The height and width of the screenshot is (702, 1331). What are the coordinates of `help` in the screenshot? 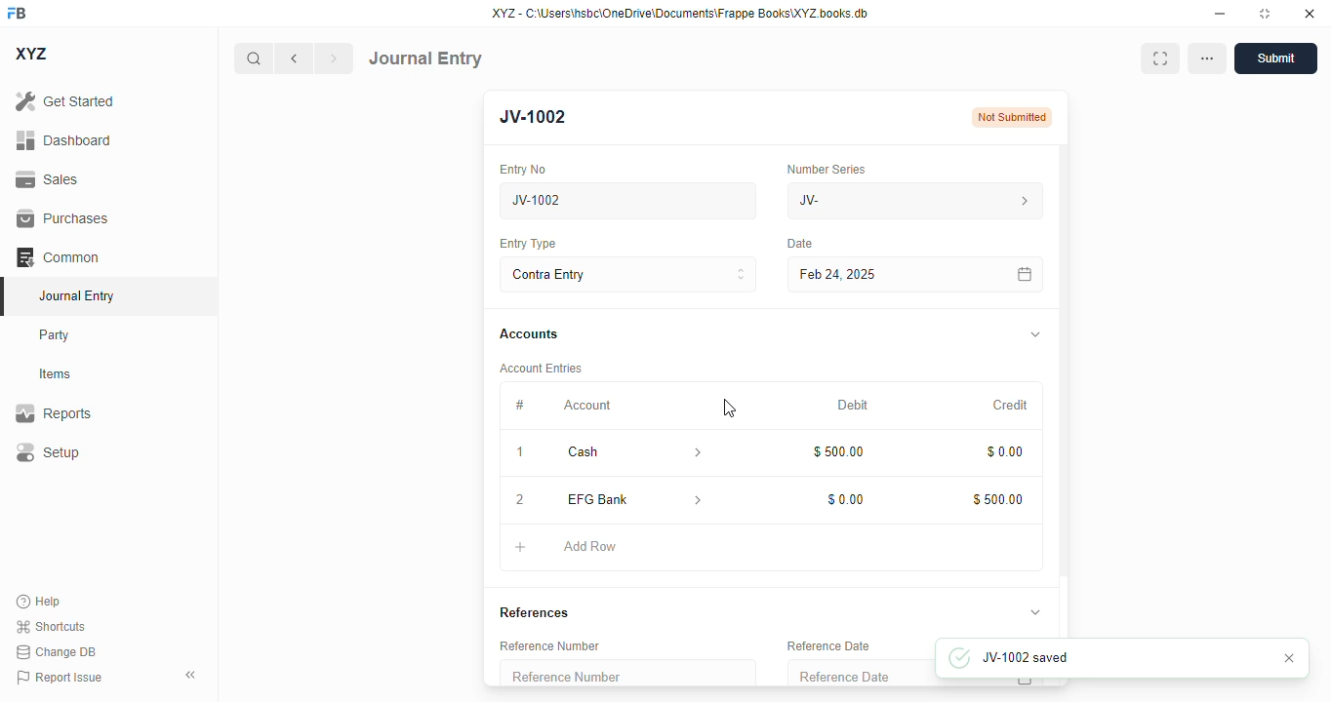 It's located at (39, 602).